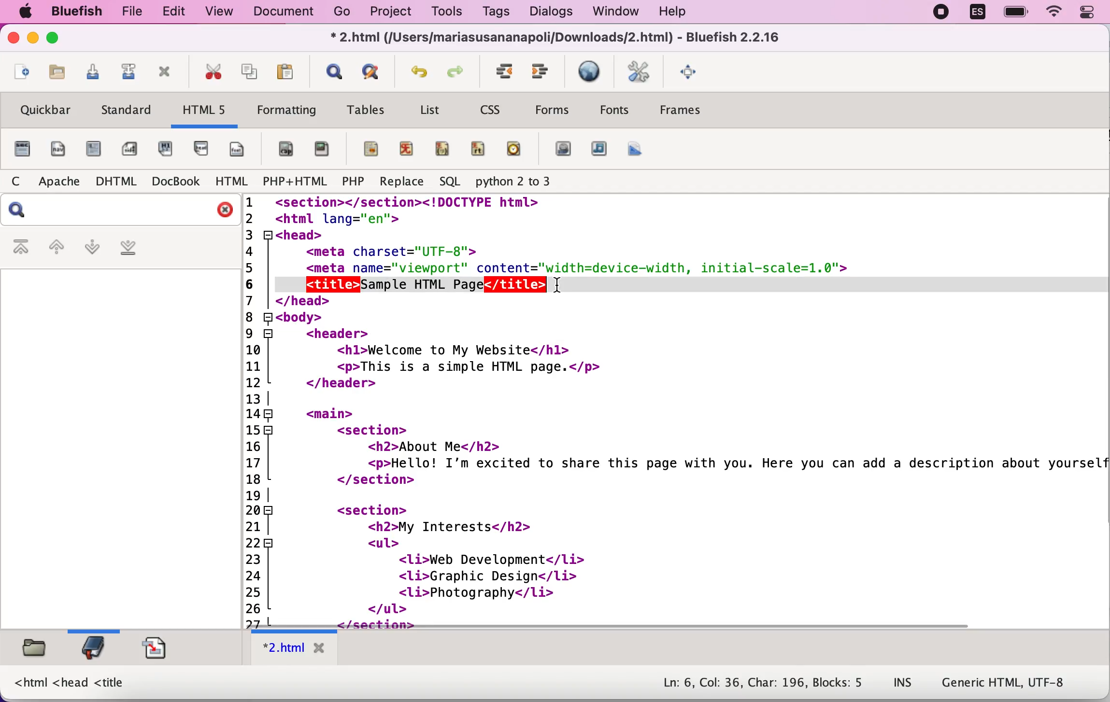 The image size is (1110, 702). What do you see at coordinates (615, 12) in the screenshot?
I see `window` at bounding box center [615, 12].